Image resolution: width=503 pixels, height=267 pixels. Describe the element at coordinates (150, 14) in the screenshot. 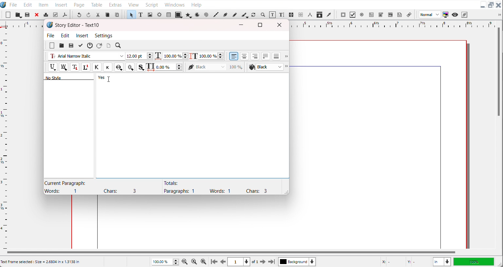

I see `Image Frame` at that location.